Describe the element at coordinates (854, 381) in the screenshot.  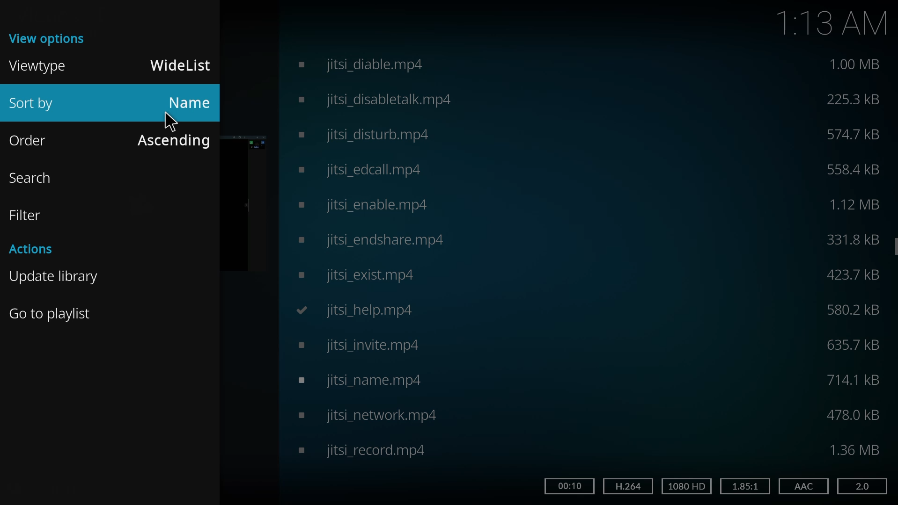
I see `size` at that location.